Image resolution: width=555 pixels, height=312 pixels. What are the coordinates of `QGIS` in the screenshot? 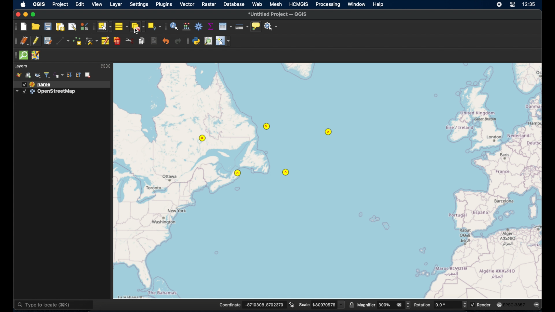 It's located at (39, 5).